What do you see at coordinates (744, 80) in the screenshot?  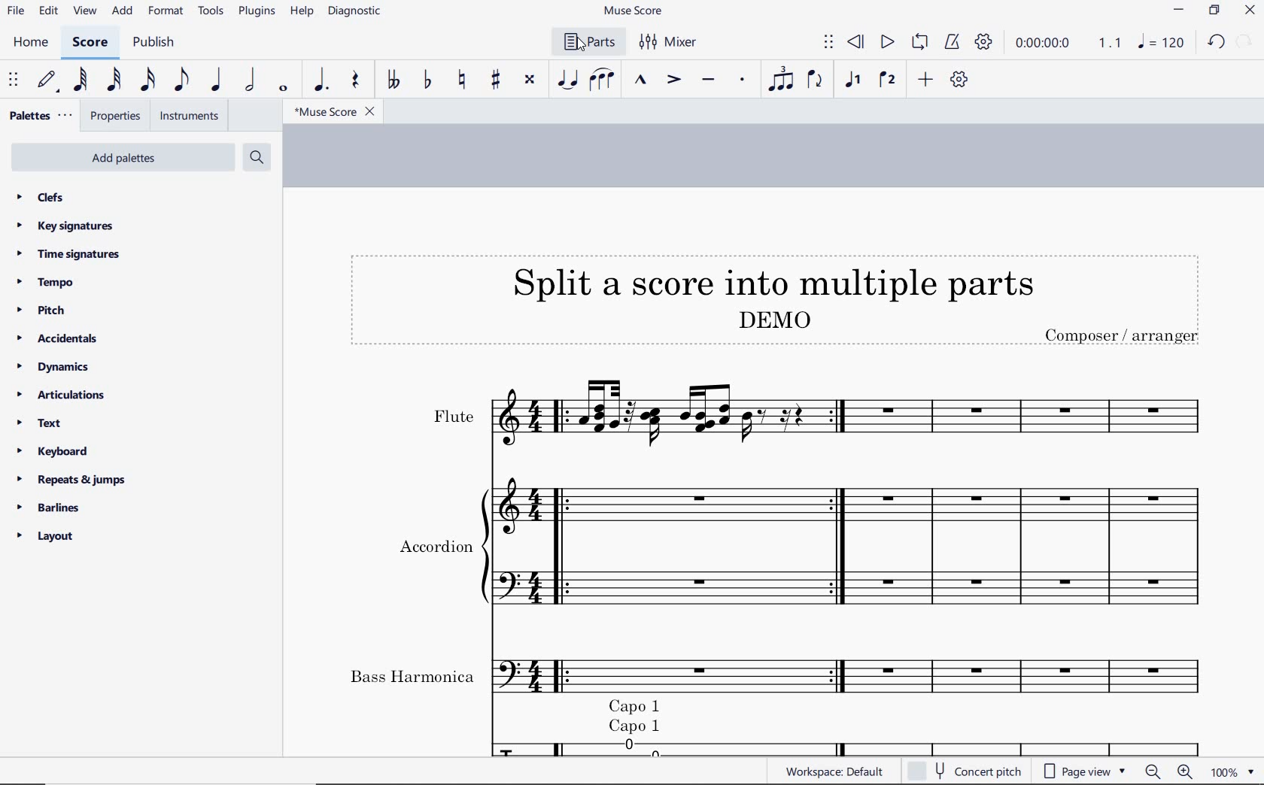 I see `staccato` at bounding box center [744, 80].